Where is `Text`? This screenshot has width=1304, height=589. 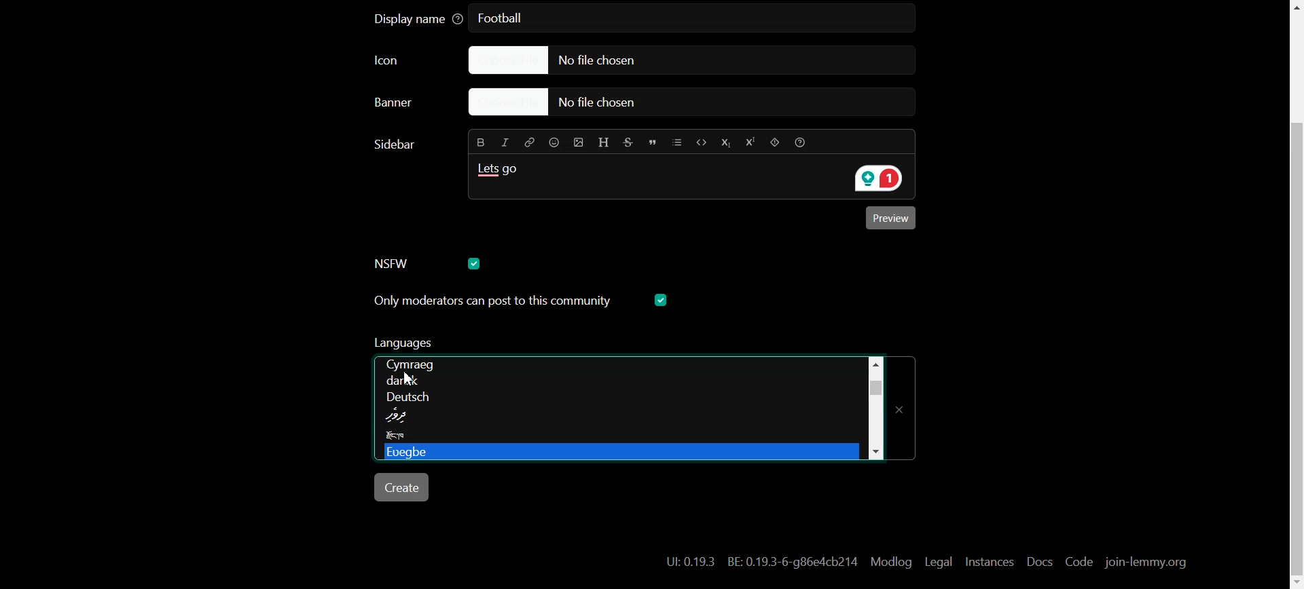
Text is located at coordinates (762, 562).